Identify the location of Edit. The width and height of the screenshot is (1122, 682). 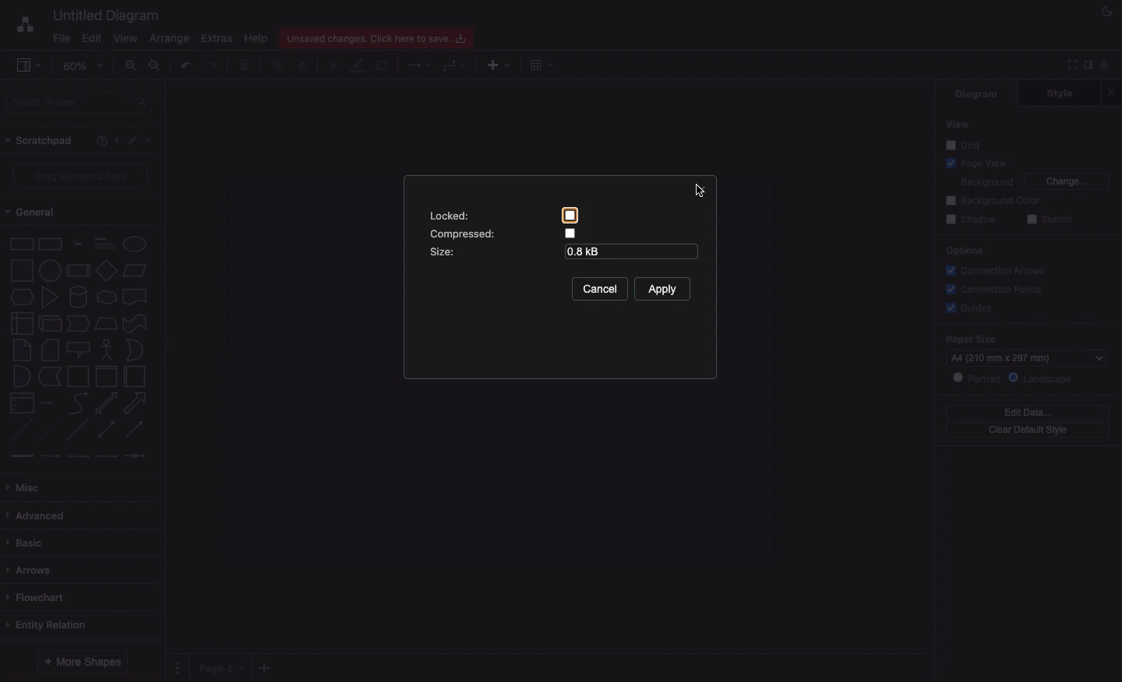
(131, 140).